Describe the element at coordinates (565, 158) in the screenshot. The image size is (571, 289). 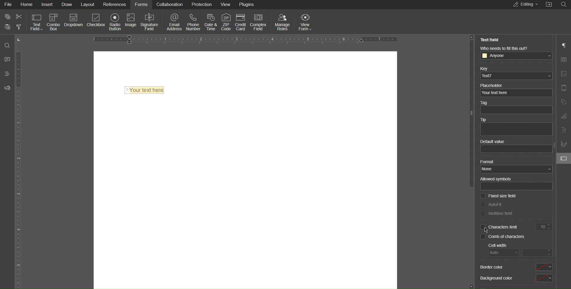
I see `field settings` at that location.